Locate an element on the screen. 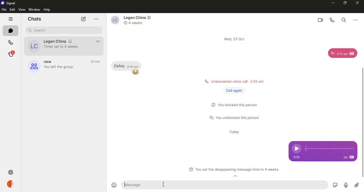 This screenshot has height=192, width=364. 0:05 is located at coordinates (298, 157).